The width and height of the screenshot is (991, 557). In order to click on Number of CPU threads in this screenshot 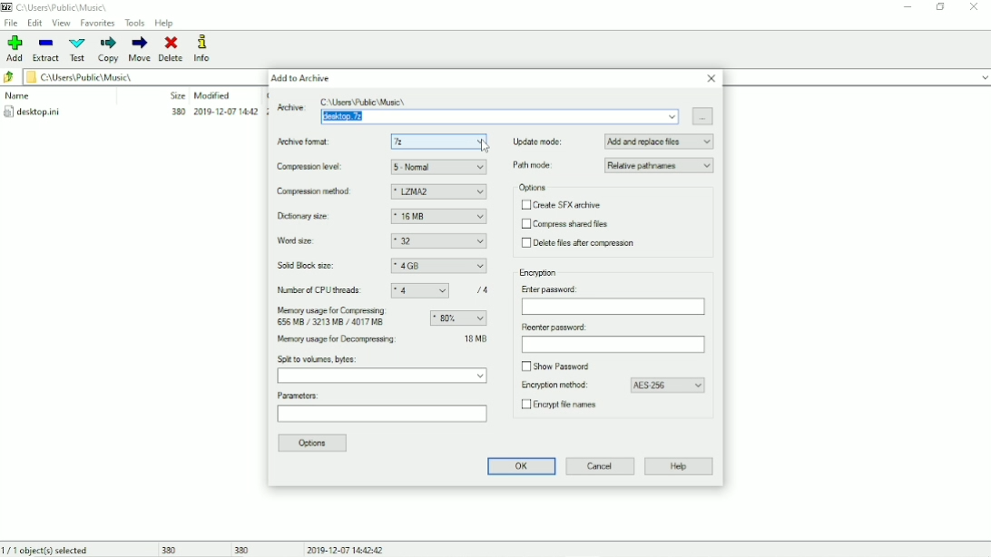, I will do `click(388, 290)`.